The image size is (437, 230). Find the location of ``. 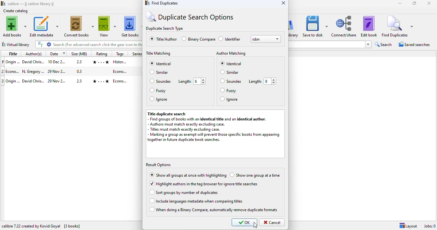

 is located at coordinates (136, 54).